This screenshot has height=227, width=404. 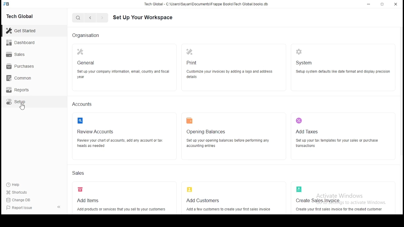 What do you see at coordinates (61, 208) in the screenshot?
I see `hide sidebar` at bounding box center [61, 208].